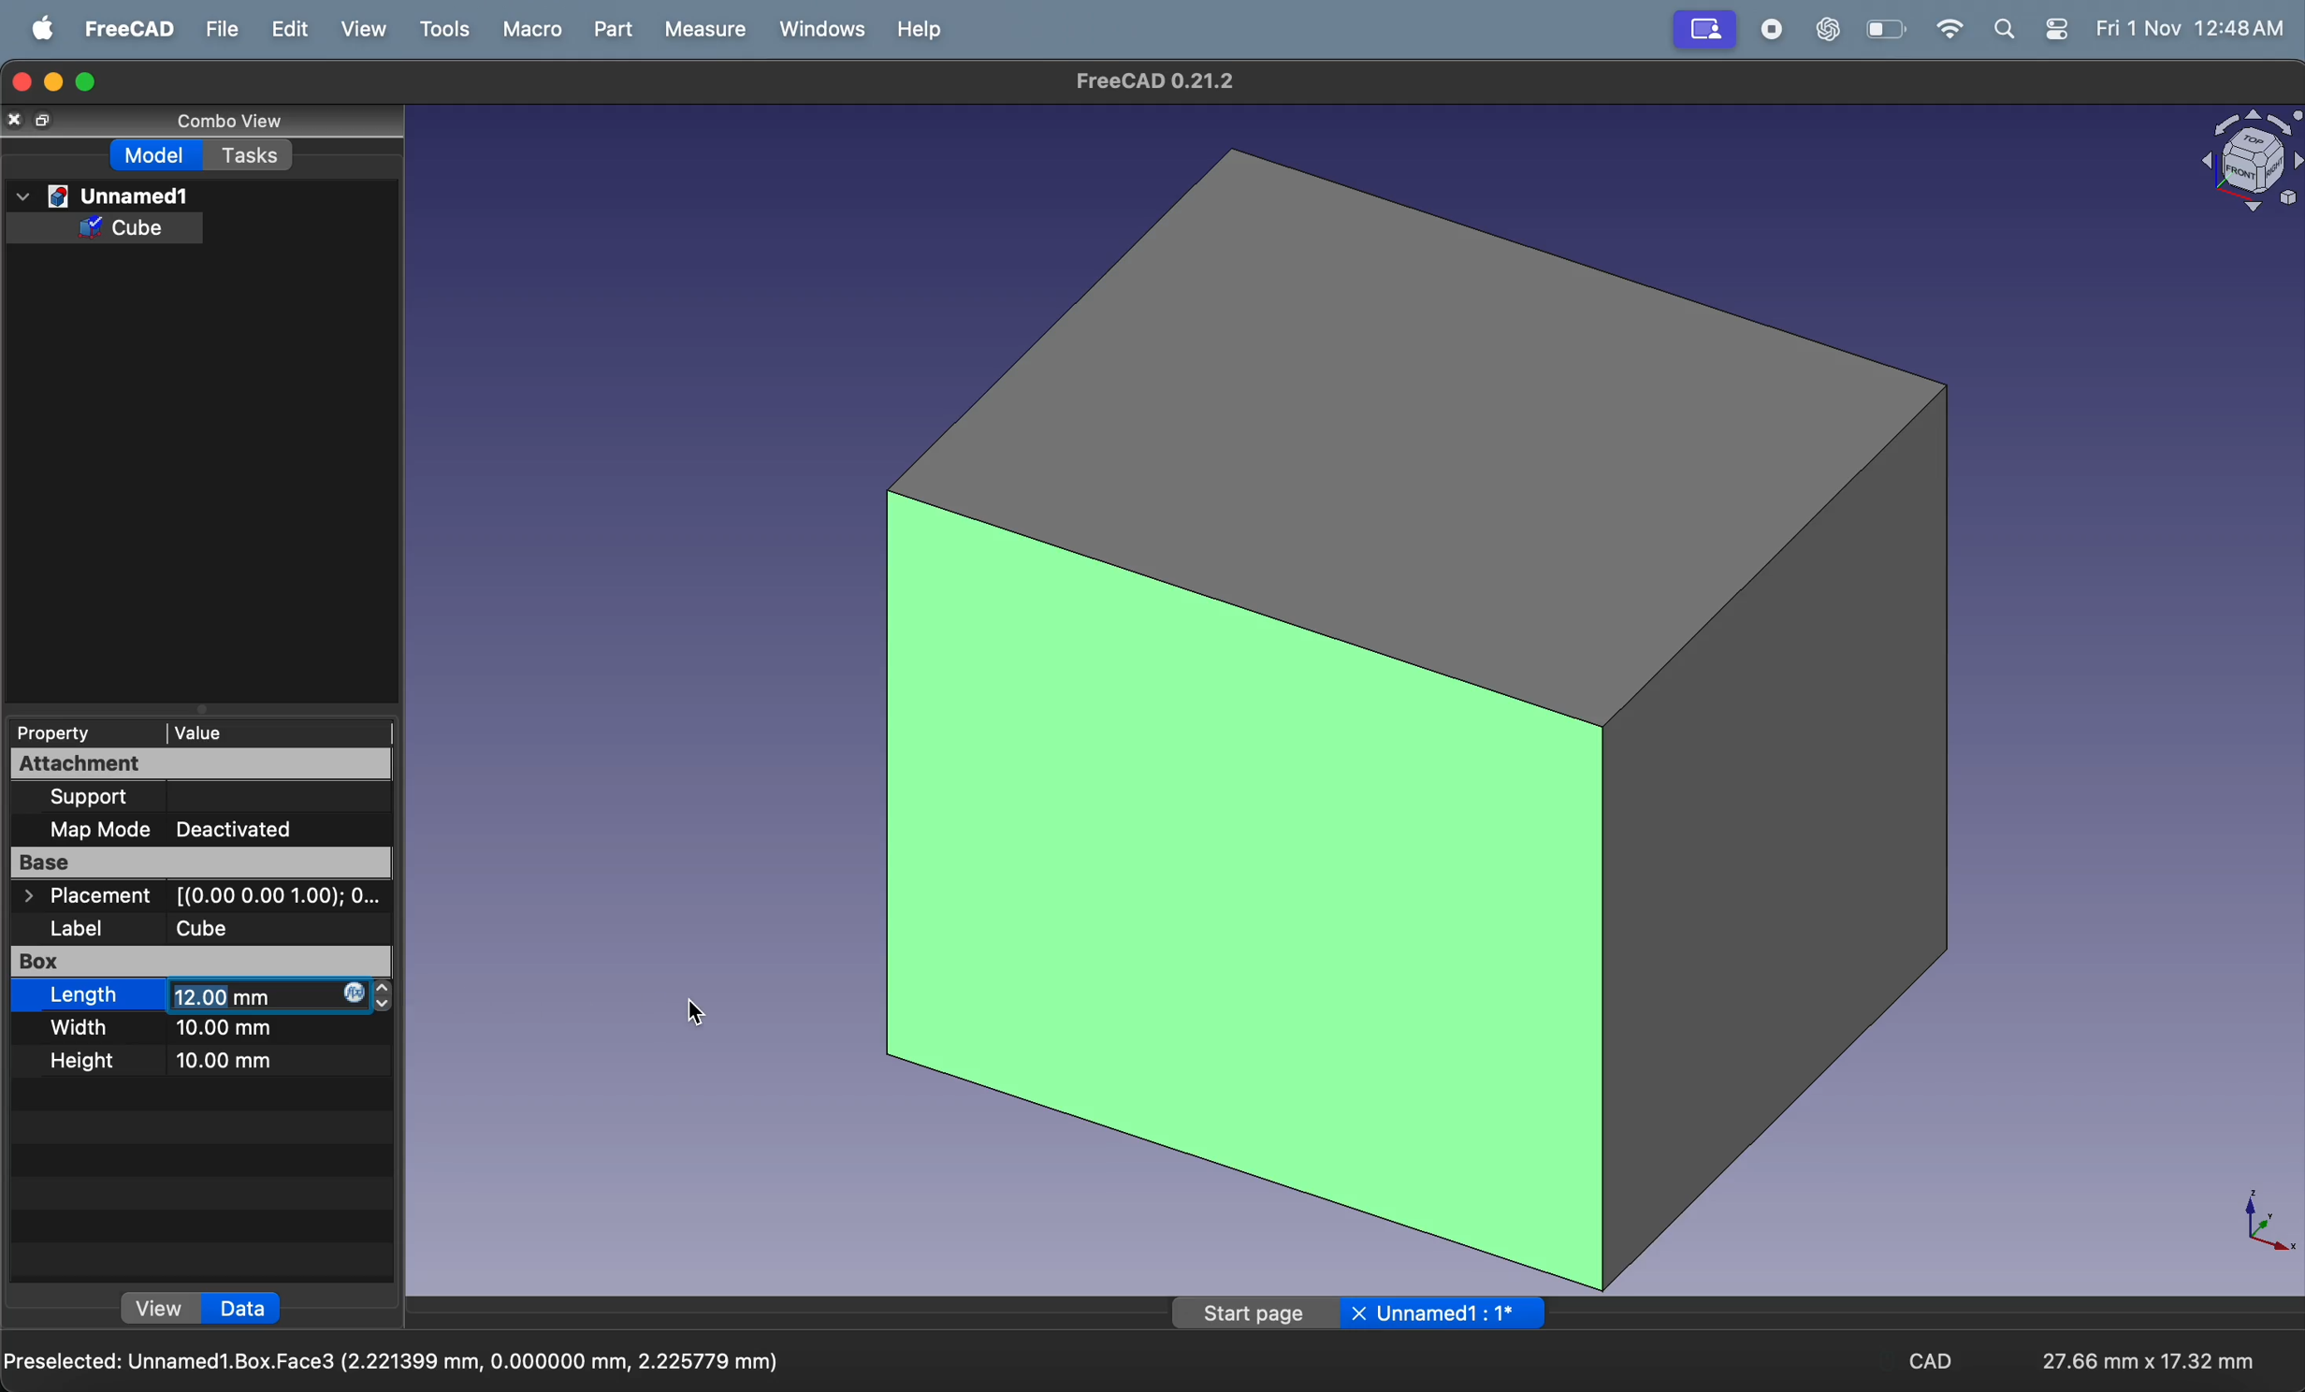  Describe the element at coordinates (395, 1360) in the screenshot. I see `Preselected: Unnamed1.Box.Face3 (2.221399 mm, 0.000000 mm, 2.225779 mm)` at that location.